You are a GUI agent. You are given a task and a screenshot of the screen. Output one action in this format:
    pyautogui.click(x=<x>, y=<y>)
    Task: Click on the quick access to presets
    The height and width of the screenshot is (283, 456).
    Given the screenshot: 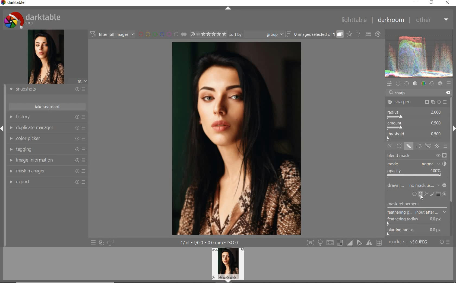 What is the action you would take?
    pyautogui.click(x=94, y=243)
    